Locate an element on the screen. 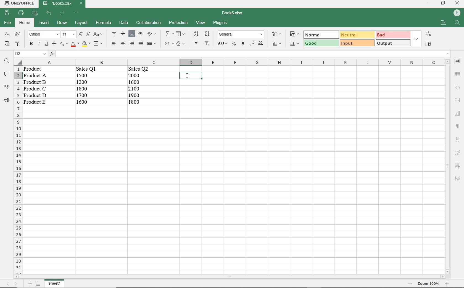 Image resolution: width=464 pixels, height=288 pixels. collaboration is located at coordinates (148, 23).